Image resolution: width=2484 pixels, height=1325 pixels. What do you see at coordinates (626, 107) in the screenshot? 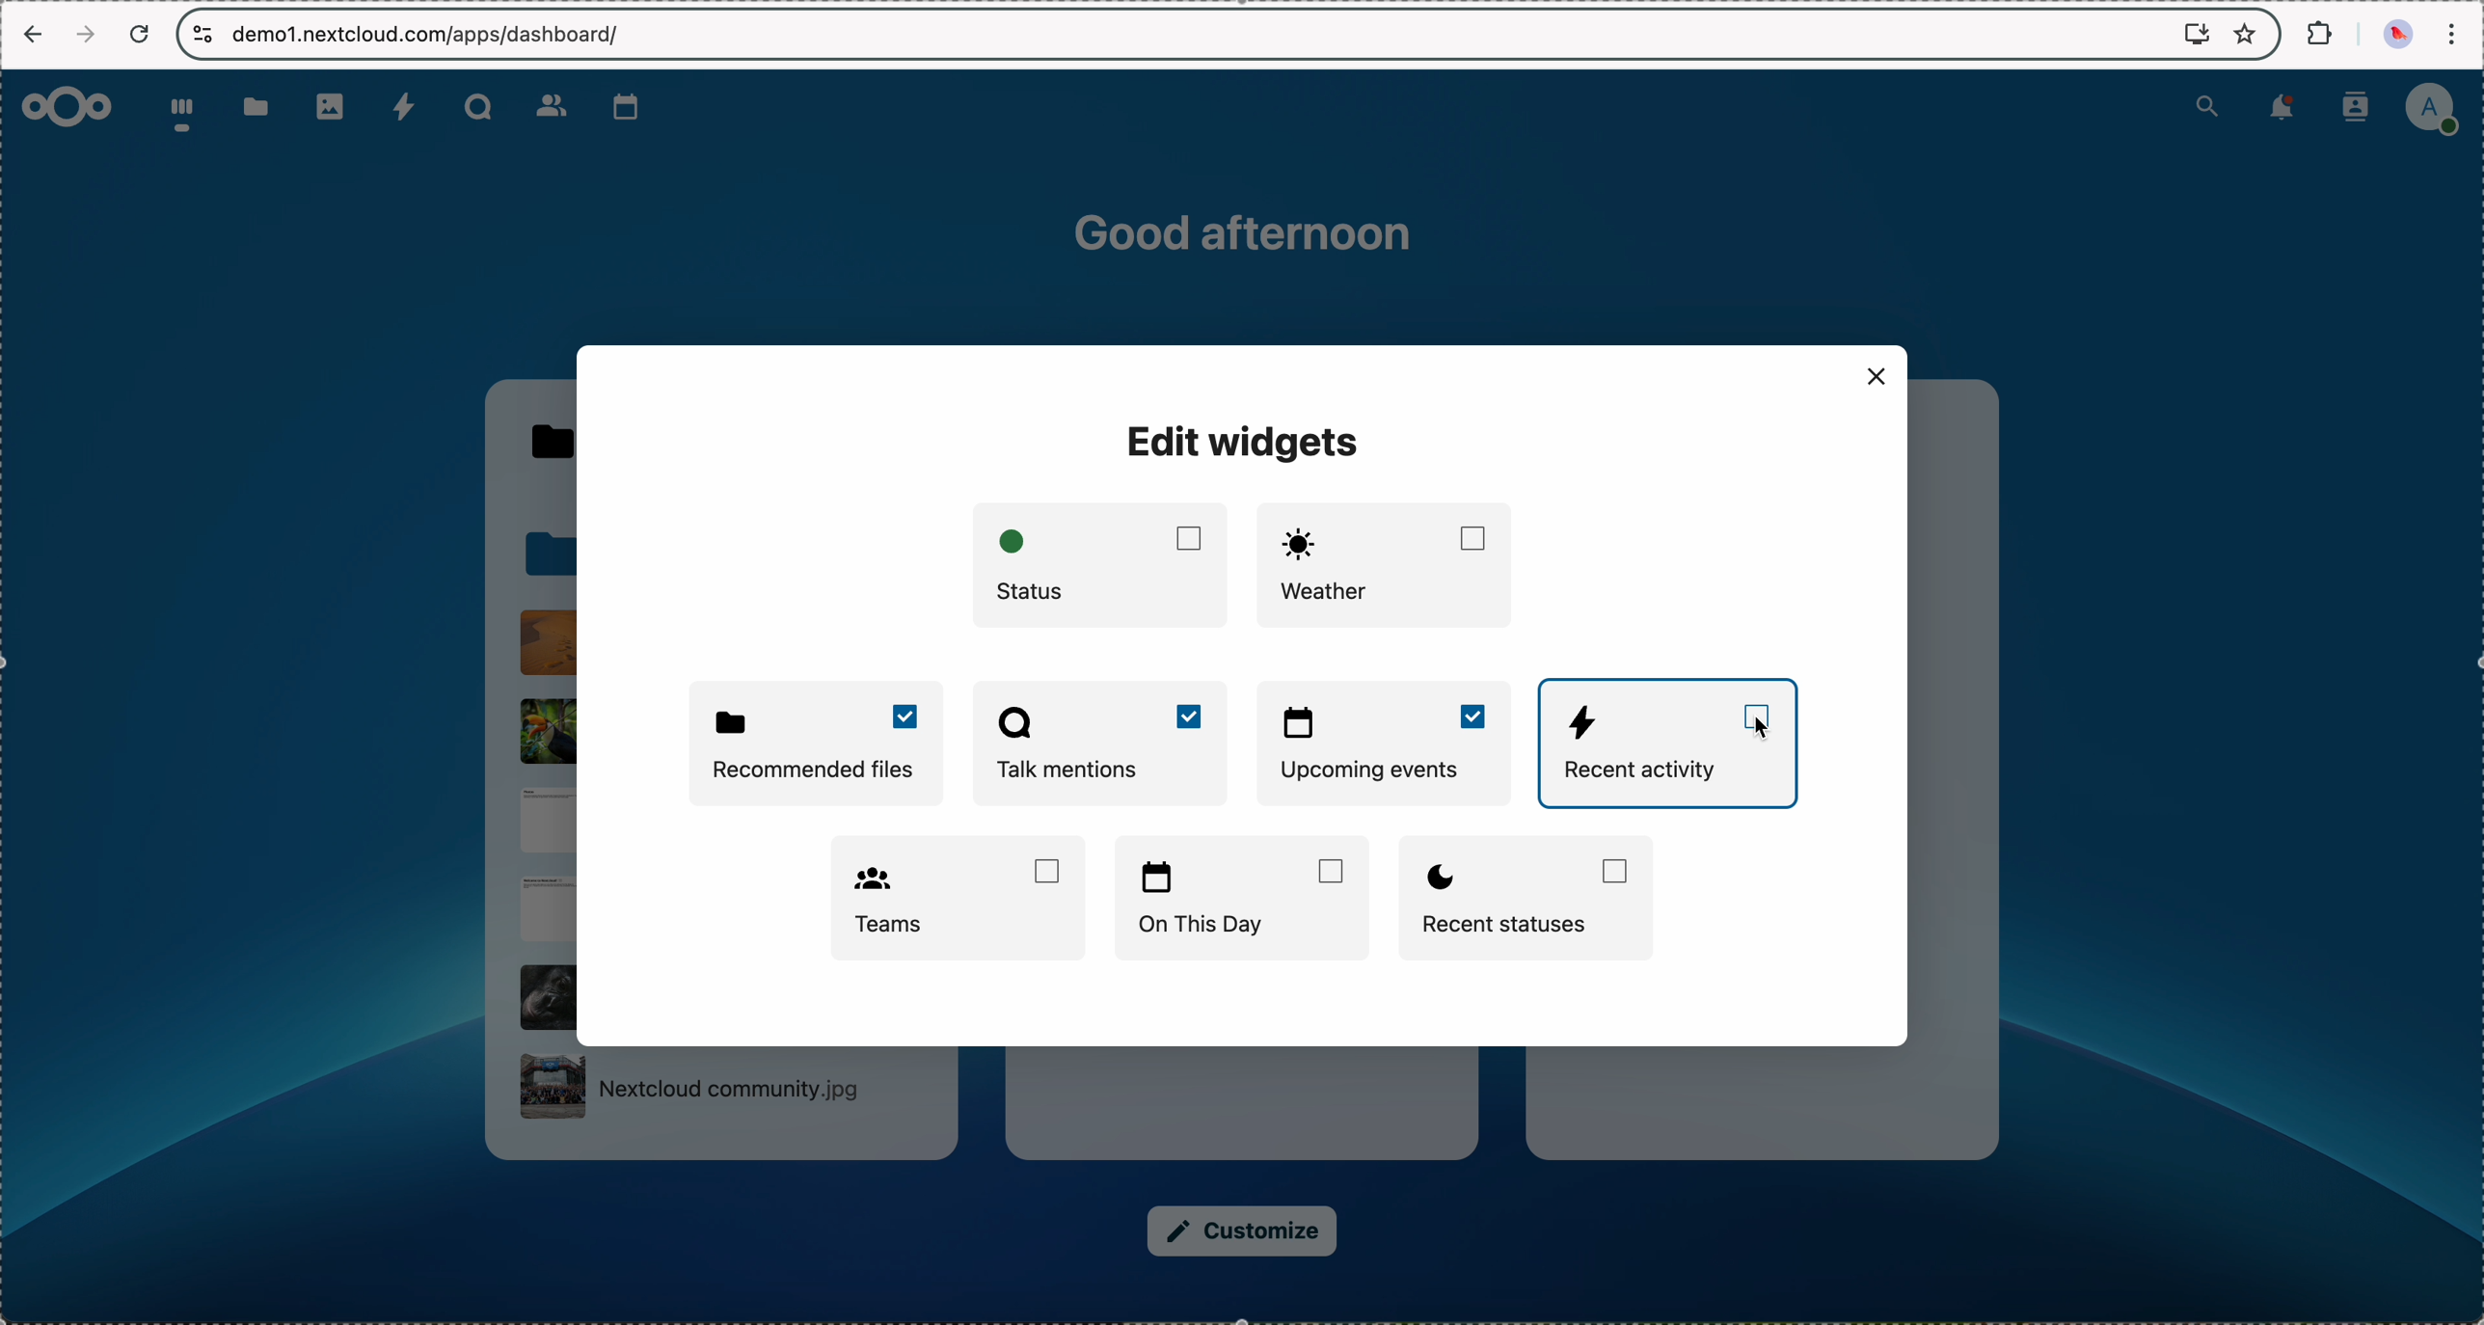
I see `calendar` at bounding box center [626, 107].